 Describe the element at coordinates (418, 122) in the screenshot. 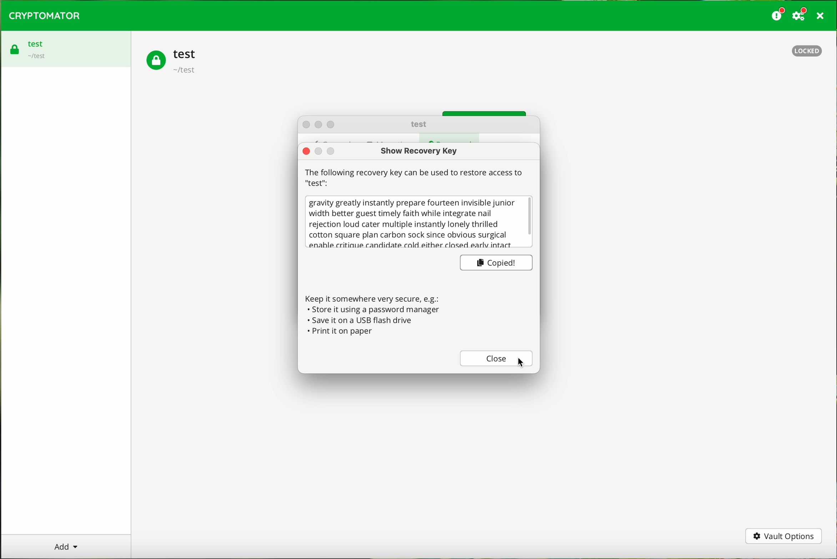

I see `test` at that location.